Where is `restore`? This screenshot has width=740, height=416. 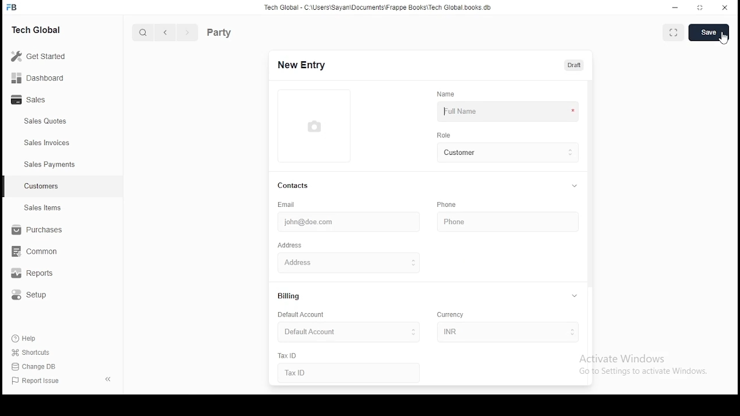
restore is located at coordinates (700, 7).